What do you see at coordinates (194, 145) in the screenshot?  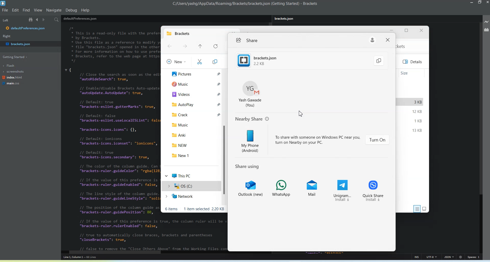 I see `NEW` at bounding box center [194, 145].